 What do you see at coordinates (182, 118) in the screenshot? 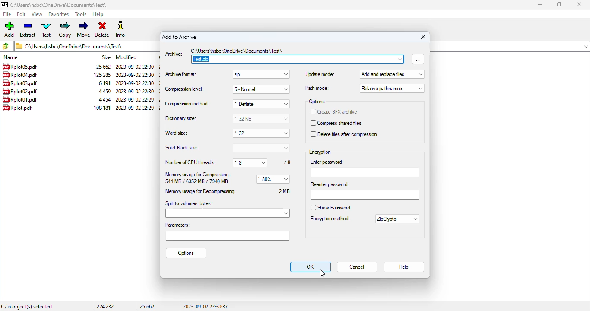
I see `dictionary size:` at bounding box center [182, 118].